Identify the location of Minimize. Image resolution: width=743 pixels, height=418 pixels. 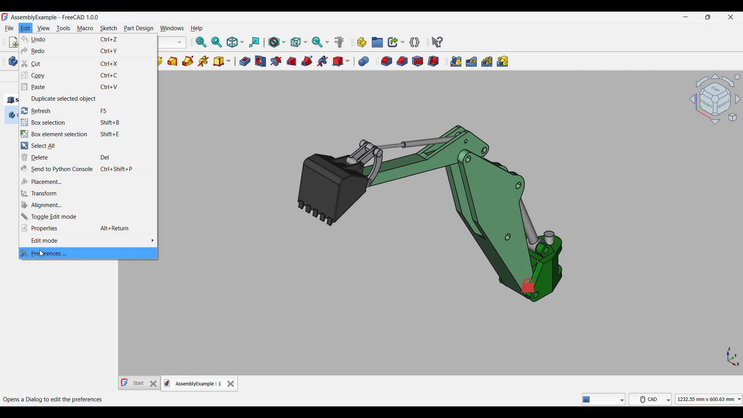
(685, 17).